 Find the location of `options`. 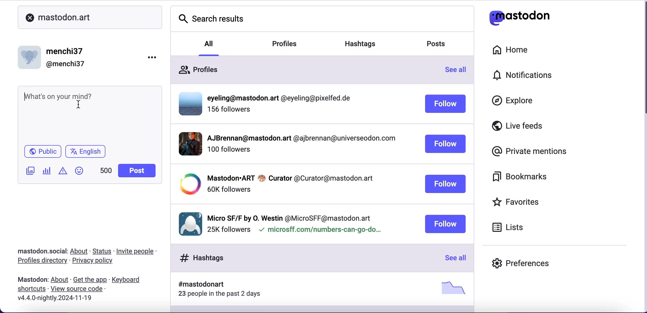

options is located at coordinates (152, 58).